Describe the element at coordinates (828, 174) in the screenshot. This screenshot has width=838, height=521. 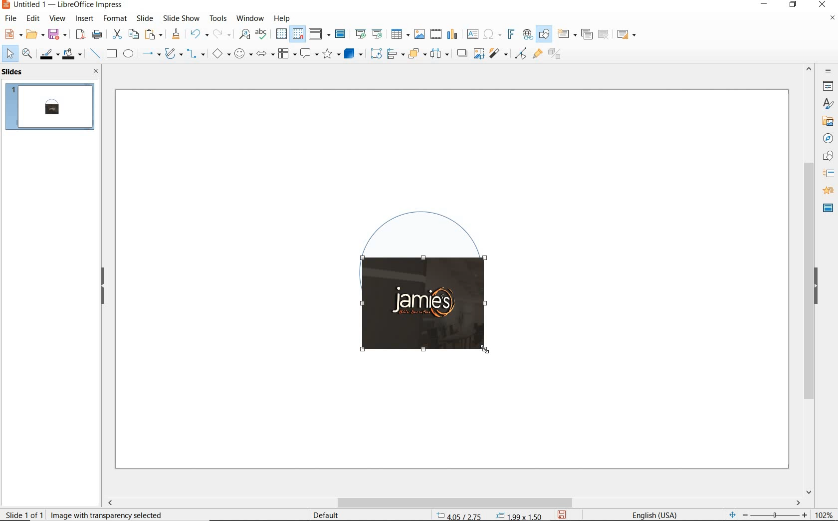
I see `slide transition` at that location.